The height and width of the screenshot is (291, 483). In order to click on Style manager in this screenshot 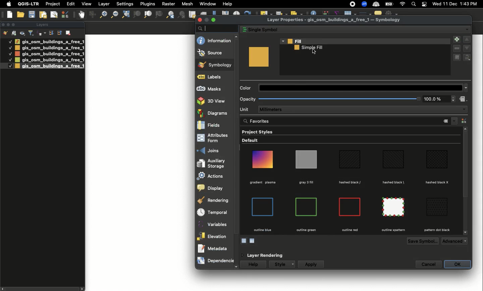, I will do `click(66, 14)`.